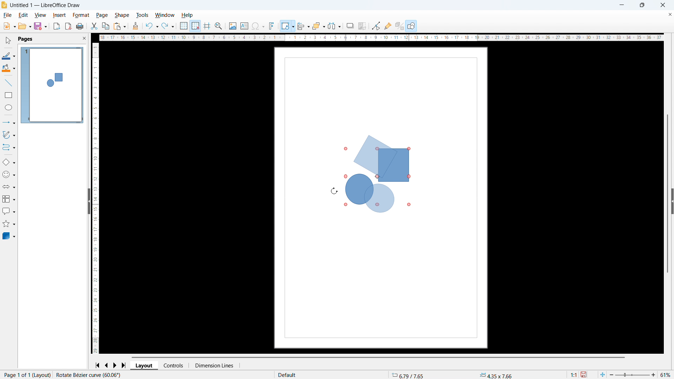  What do you see at coordinates (9, 26) in the screenshot?
I see `New ` at bounding box center [9, 26].